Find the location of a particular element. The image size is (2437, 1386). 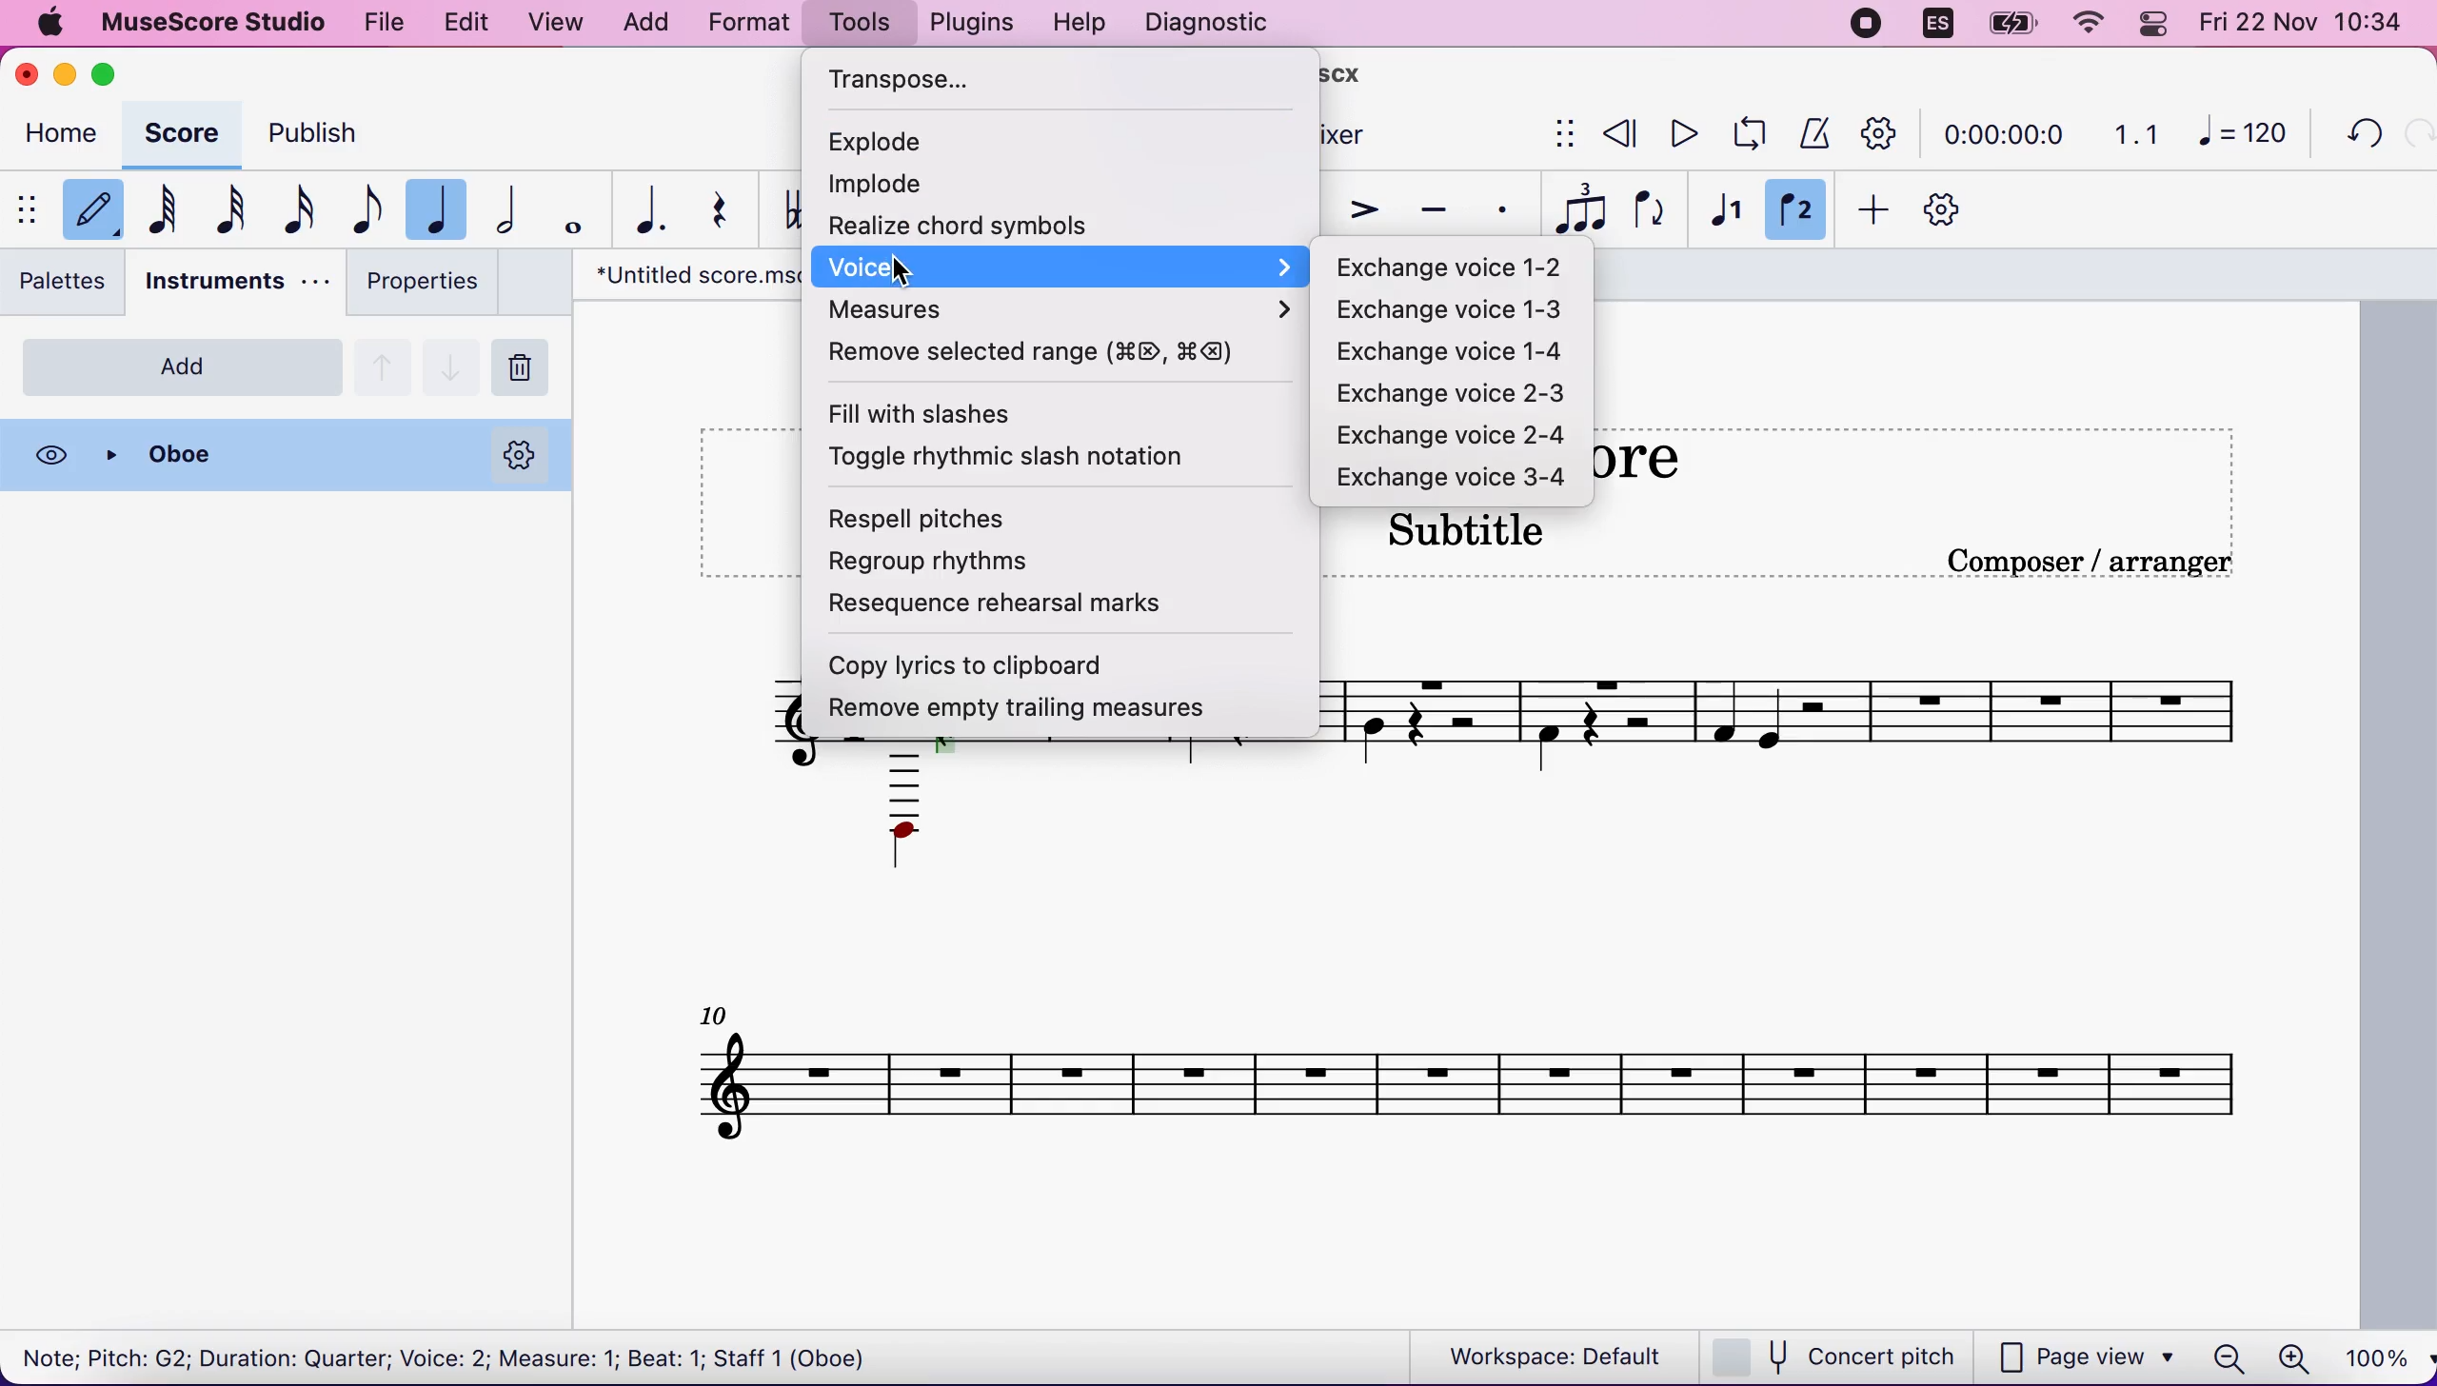

add is located at coordinates (1876, 207).